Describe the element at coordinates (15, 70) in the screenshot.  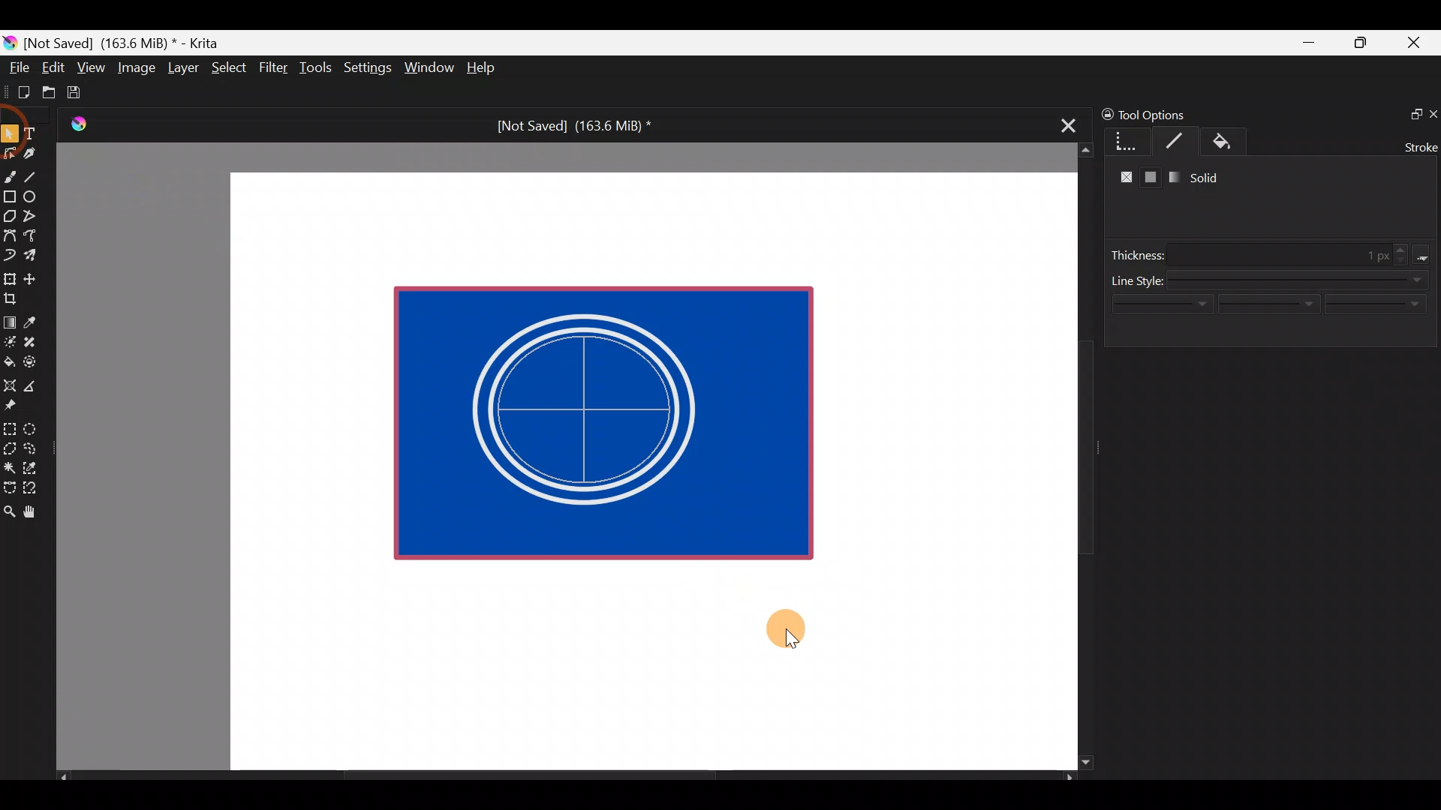
I see `File` at that location.